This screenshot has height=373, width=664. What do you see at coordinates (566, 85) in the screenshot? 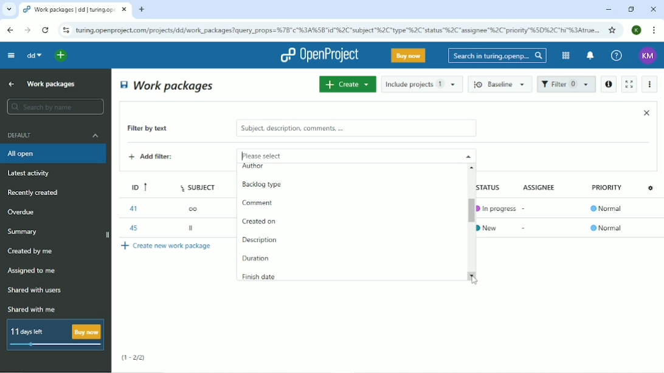
I see `Filter 1` at bounding box center [566, 85].